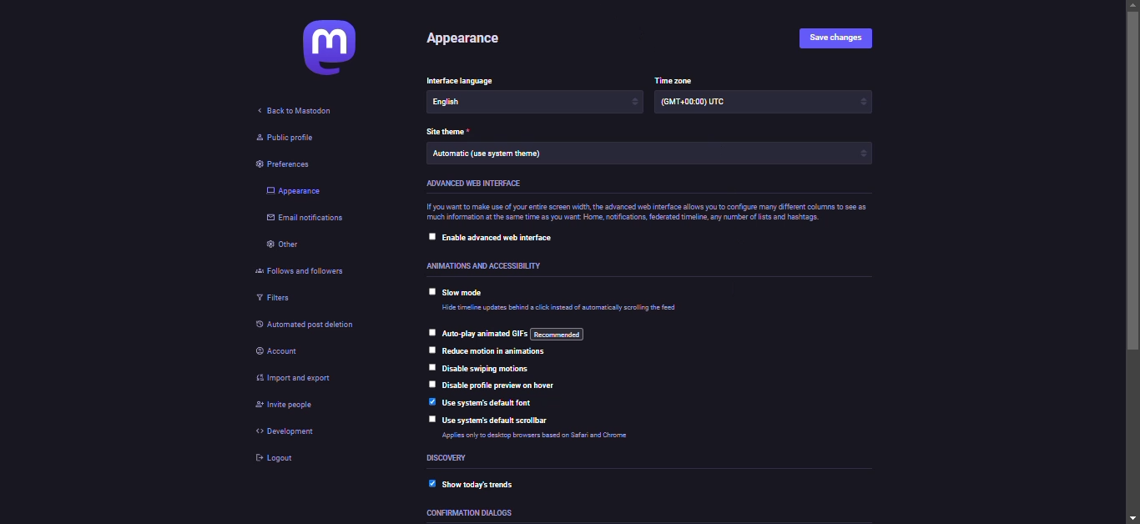  What do you see at coordinates (507, 385) in the screenshot?
I see `disable profile preview on hover` at bounding box center [507, 385].